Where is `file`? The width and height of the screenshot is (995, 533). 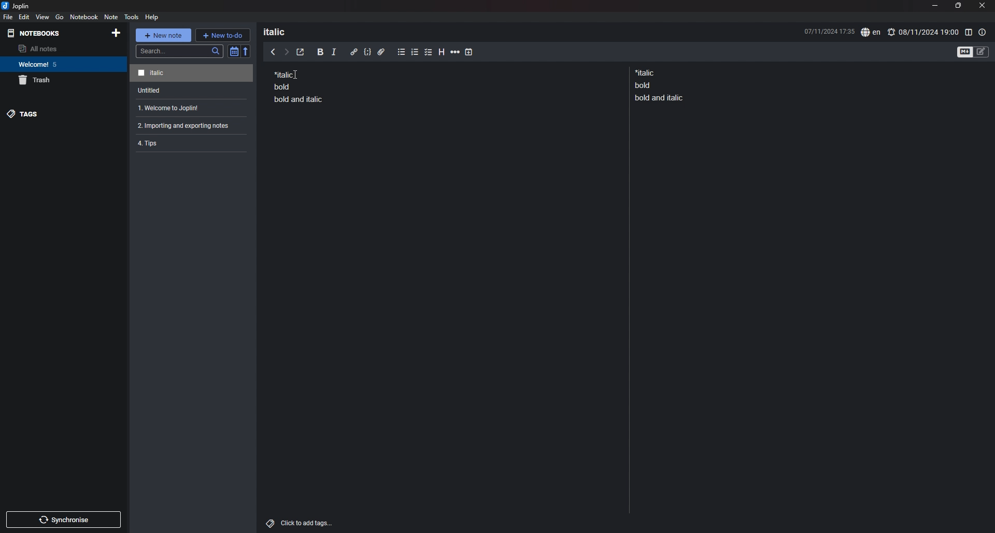
file is located at coordinates (8, 17).